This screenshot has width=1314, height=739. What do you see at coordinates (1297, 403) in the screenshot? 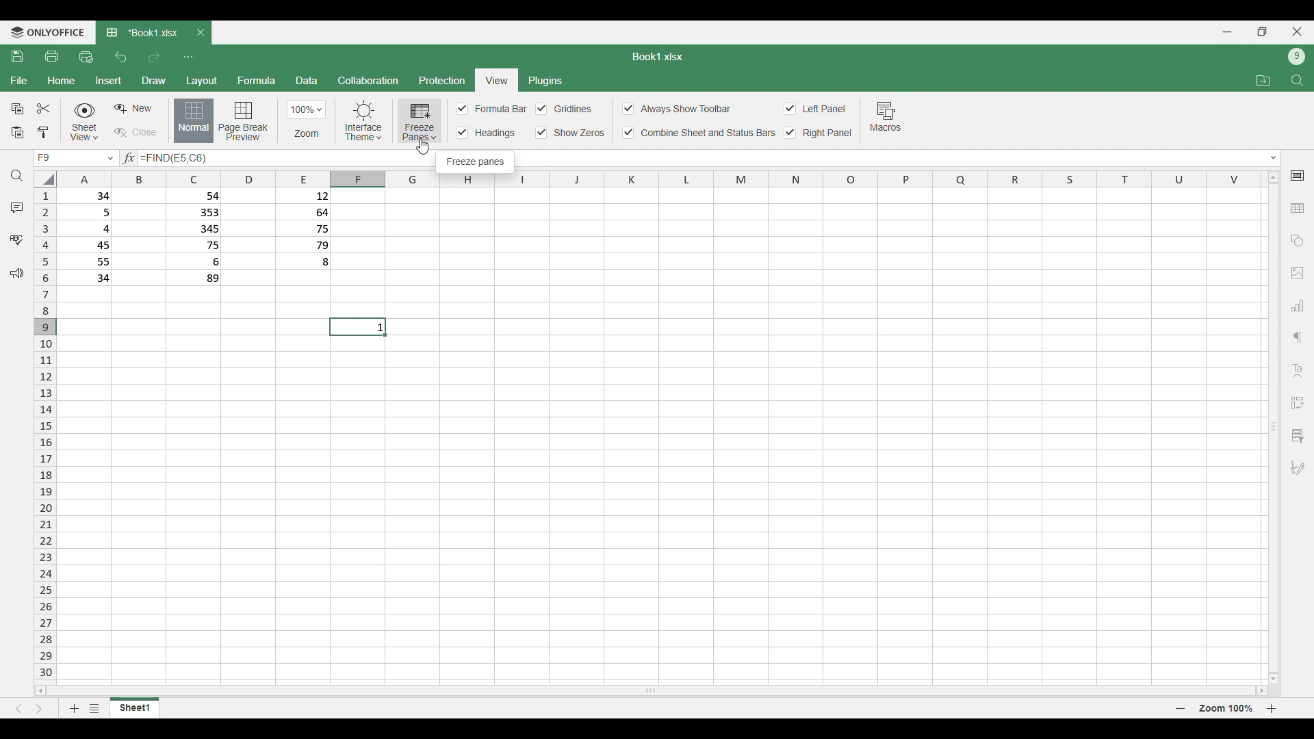
I see `Insert pivot table` at bounding box center [1297, 403].